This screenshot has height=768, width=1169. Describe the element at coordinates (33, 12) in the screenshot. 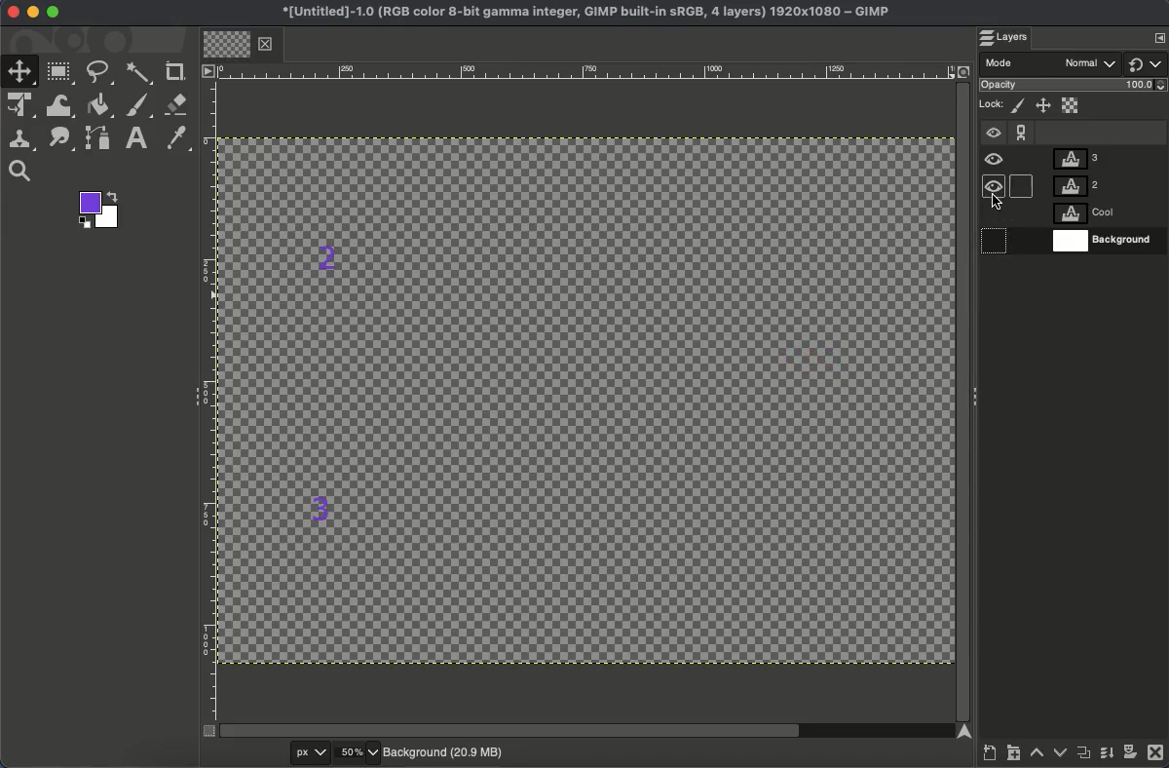

I see `Minimize` at that location.